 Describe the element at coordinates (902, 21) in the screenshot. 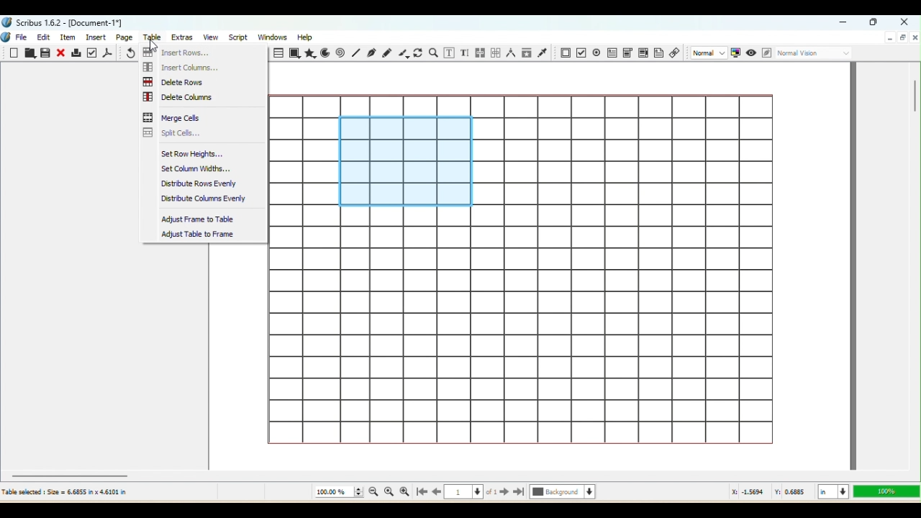

I see `Close` at that location.